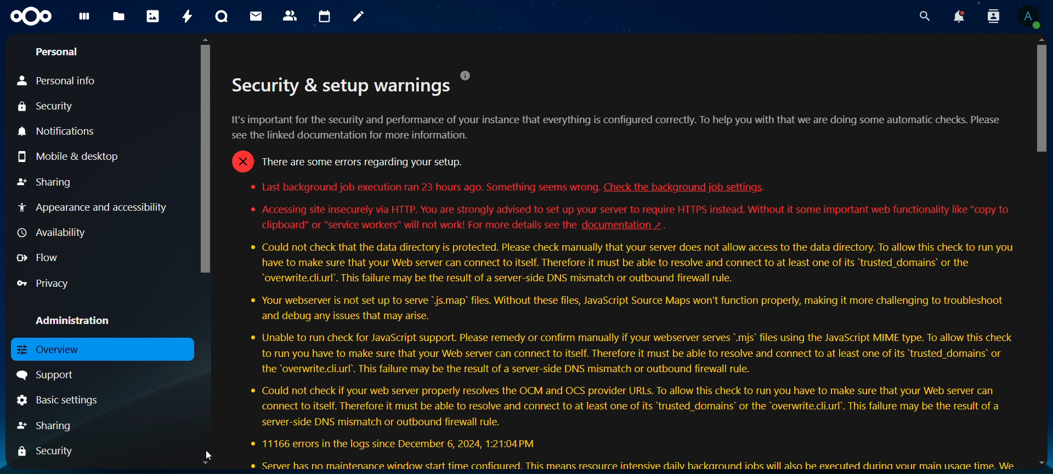 This screenshot has width=1053, height=474. What do you see at coordinates (958, 16) in the screenshot?
I see `notifications` at bounding box center [958, 16].